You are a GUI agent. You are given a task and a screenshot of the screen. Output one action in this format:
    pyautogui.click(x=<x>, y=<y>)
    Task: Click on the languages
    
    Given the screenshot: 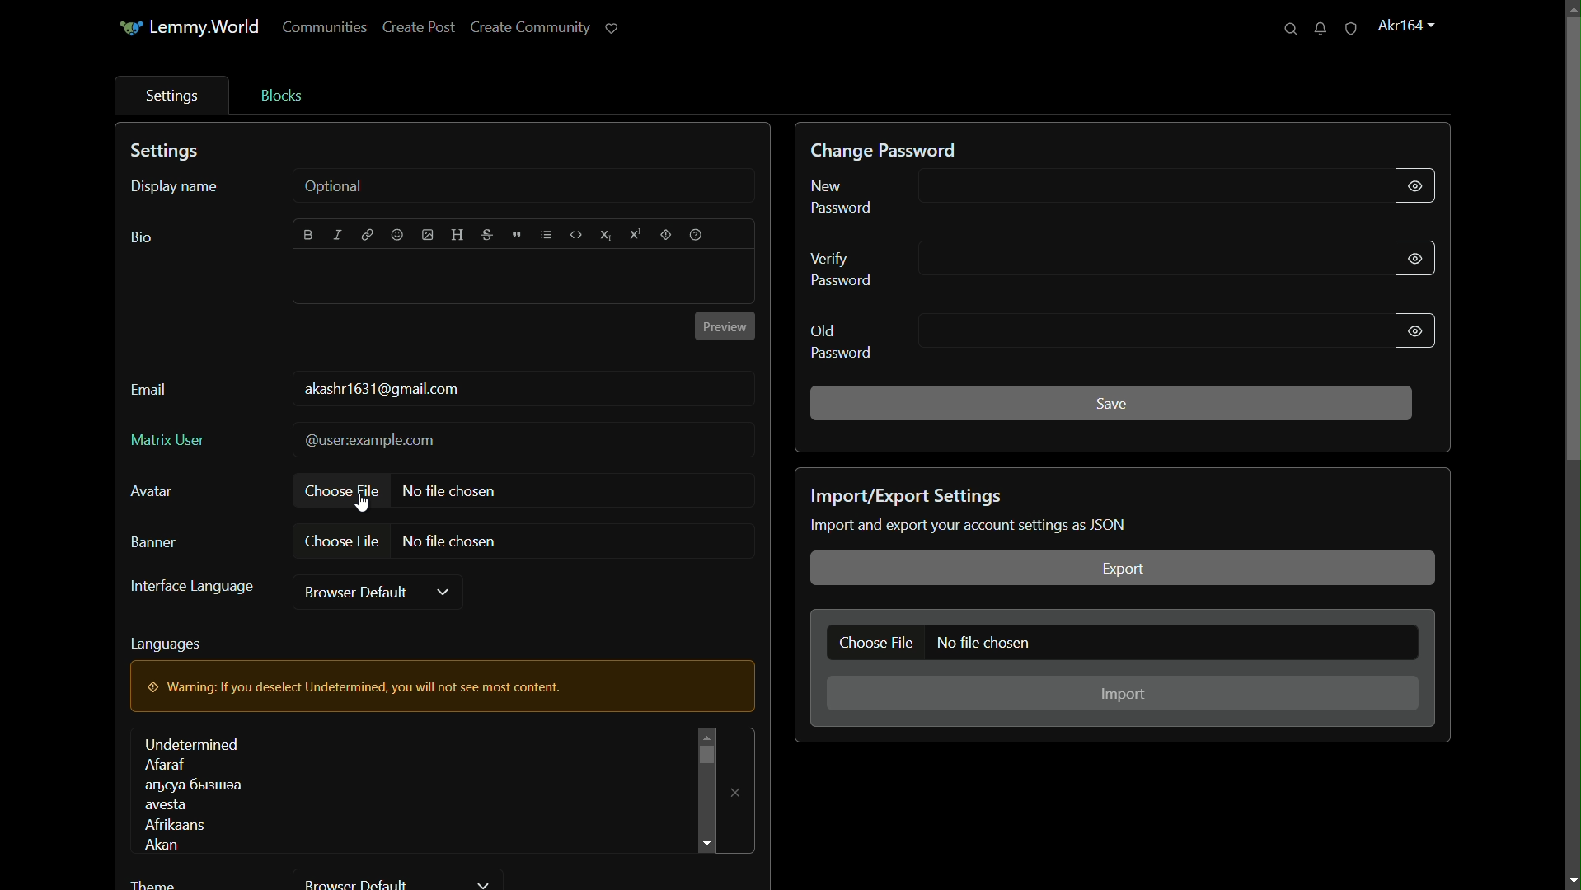 What is the action you would take?
    pyautogui.click(x=195, y=794)
    